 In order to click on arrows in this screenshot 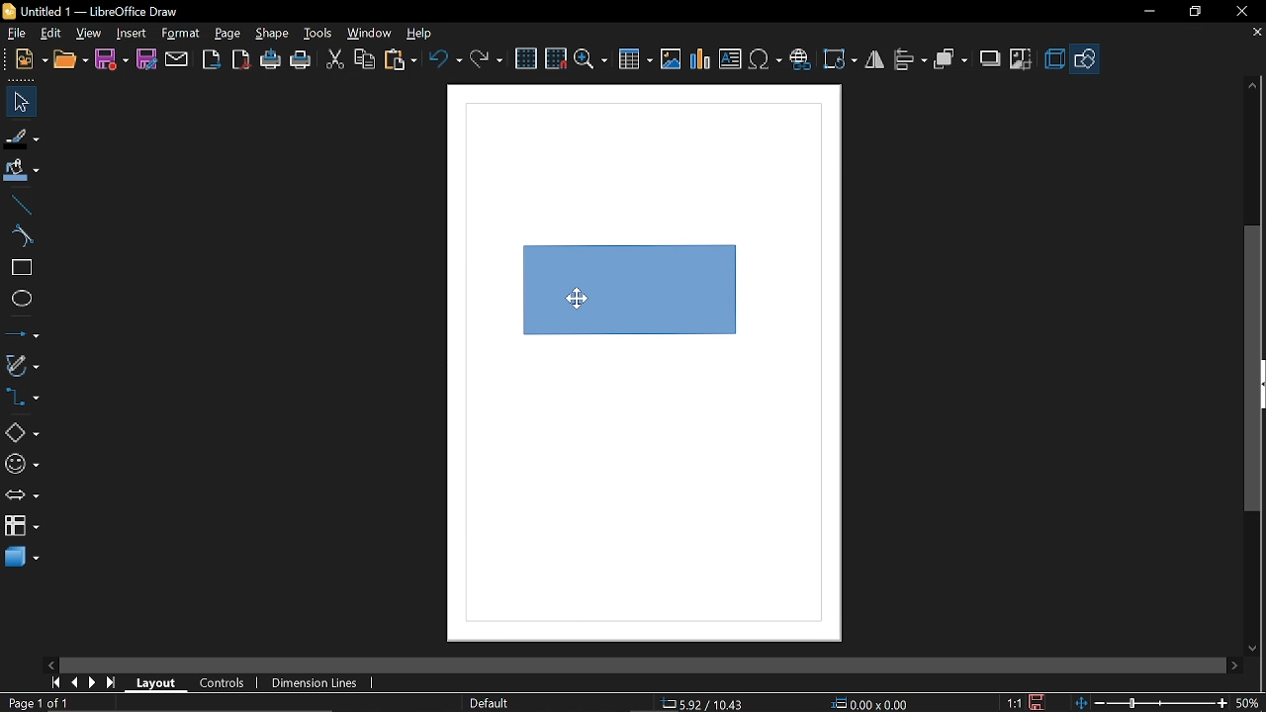, I will do `click(22, 497)`.